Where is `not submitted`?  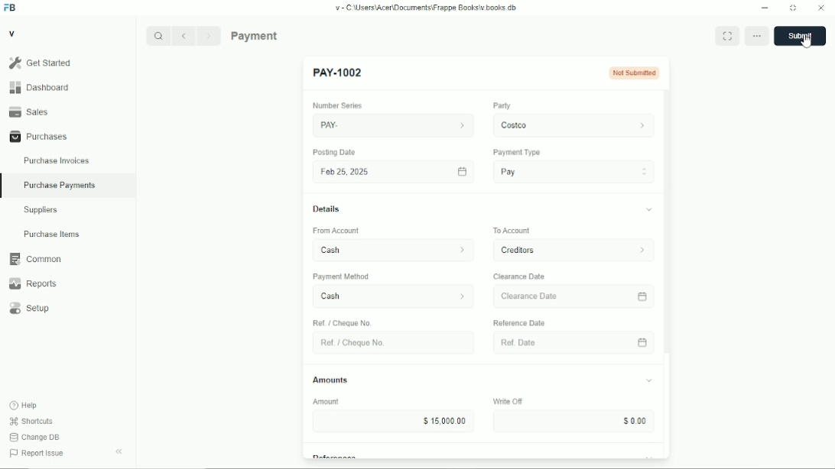 not submitted is located at coordinates (633, 73).